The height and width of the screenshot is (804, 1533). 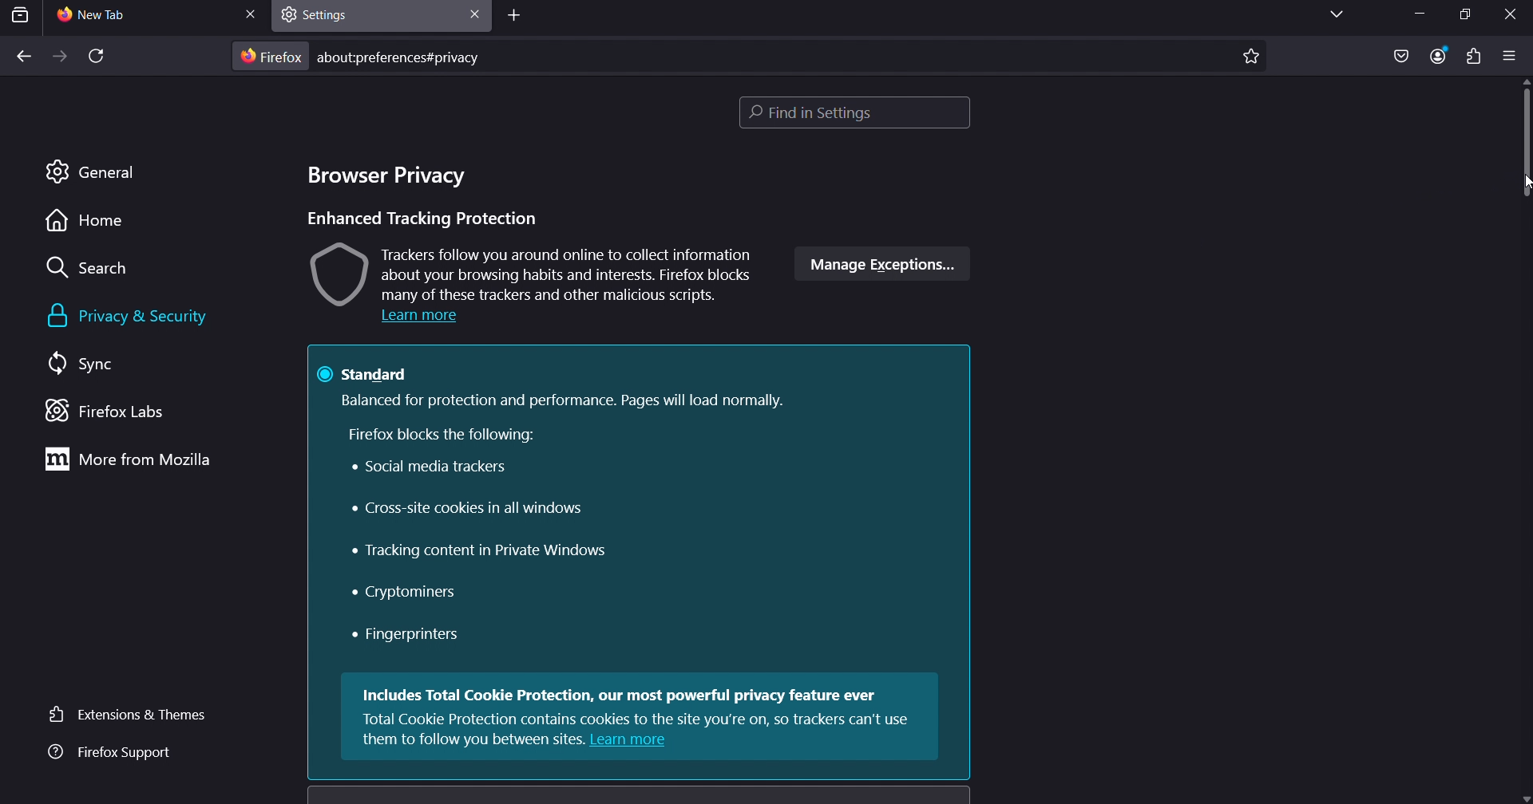 I want to click on image, so click(x=339, y=278).